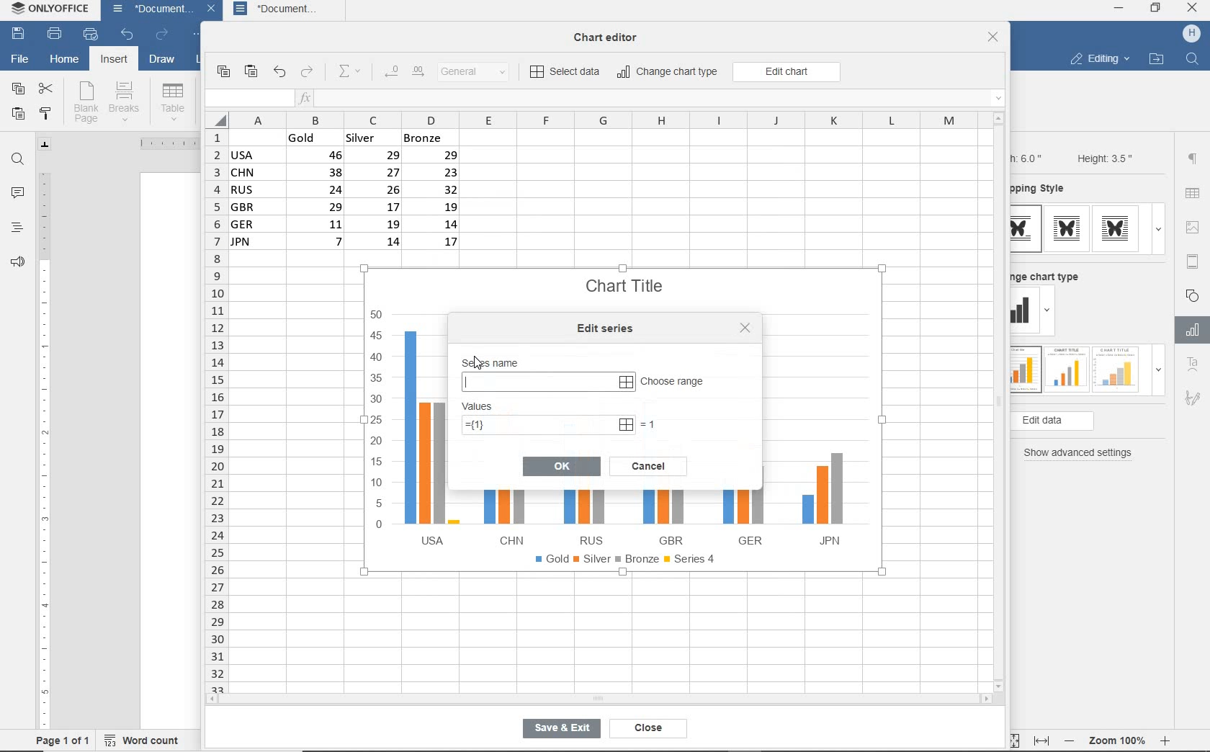 The image size is (1210, 752). What do you see at coordinates (1076, 421) in the screenshot?
I see `edit data` at bounding box center [1076, 421].